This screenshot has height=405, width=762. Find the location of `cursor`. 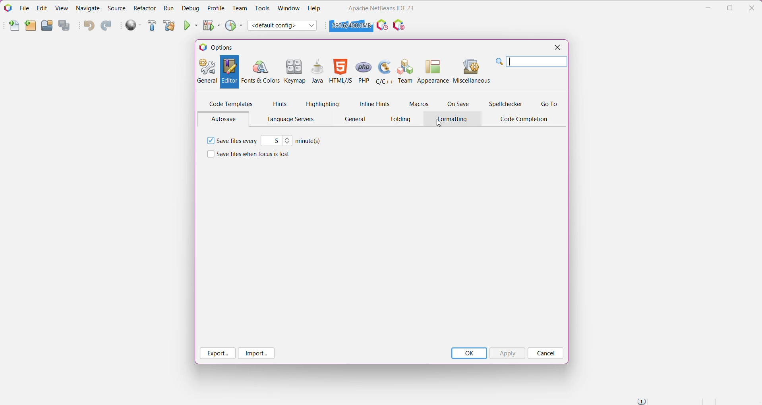

cursor is located at coordinates (440, 124).